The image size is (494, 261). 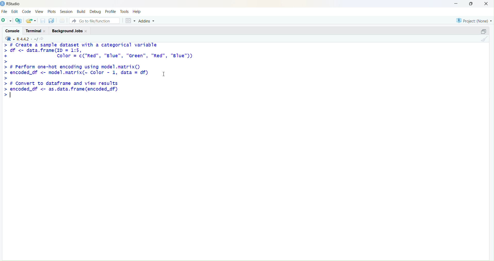 What do you see at coordinates (486, 3) in the screenshot?
I see `close` at bounding box center [486, 3].